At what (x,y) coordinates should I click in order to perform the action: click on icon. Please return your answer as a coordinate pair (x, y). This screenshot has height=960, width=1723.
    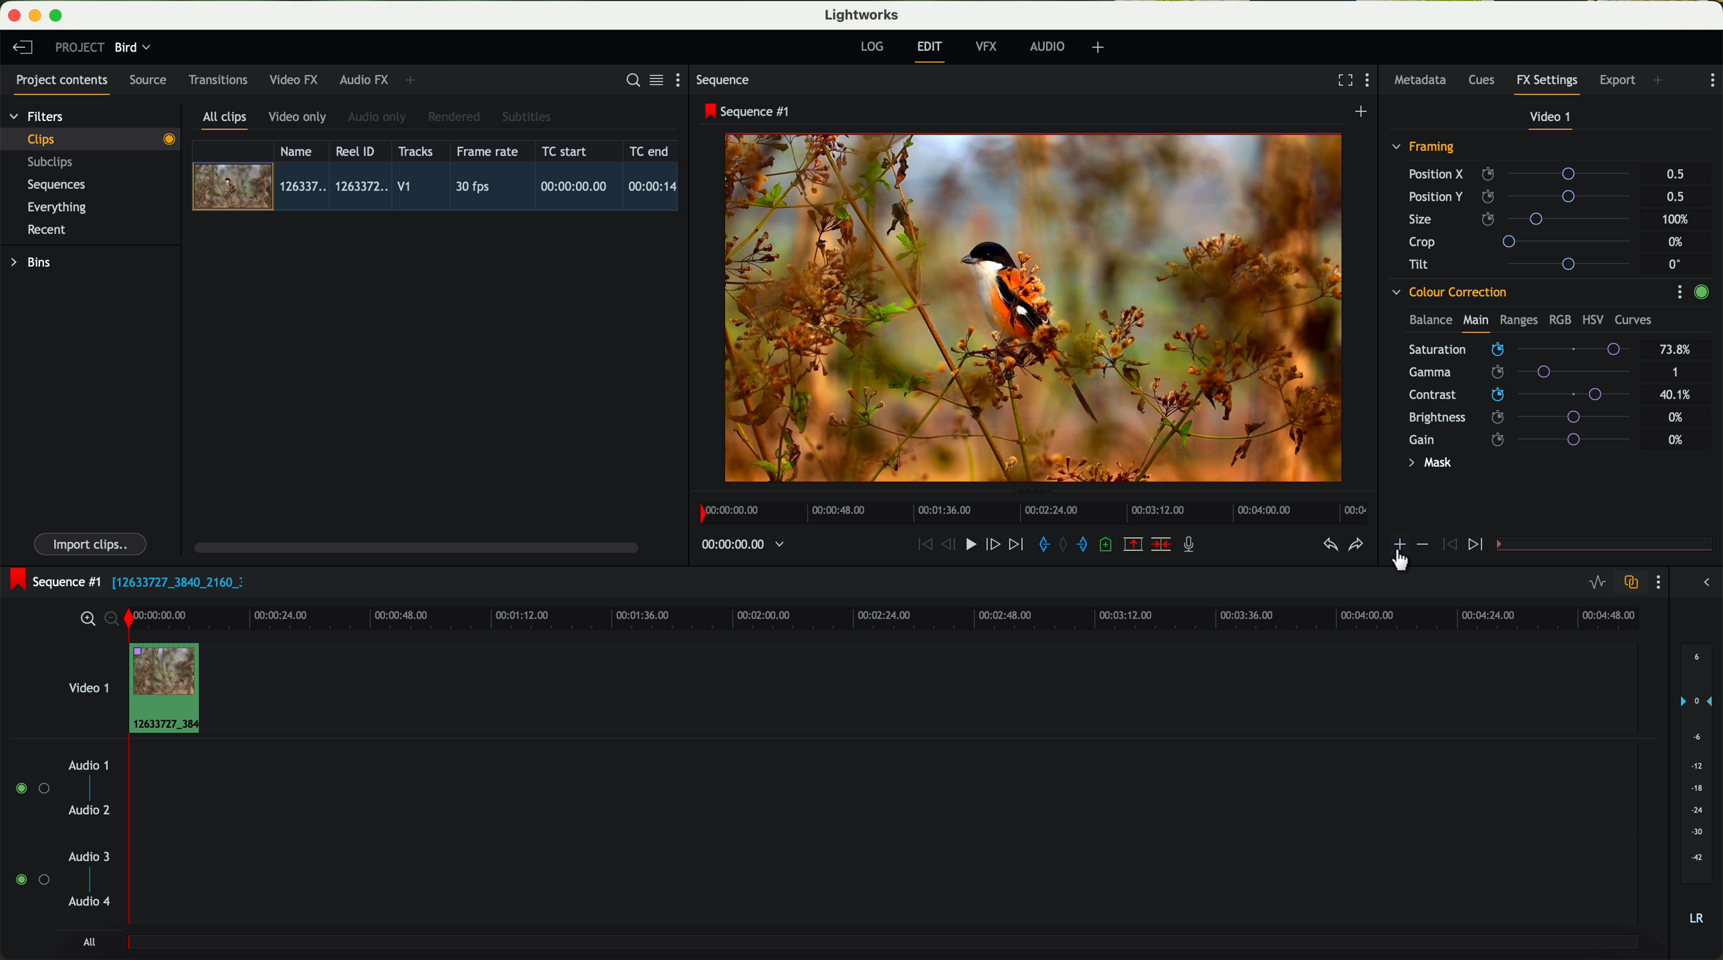
    Looking at the image, I should click on (1478, 545).